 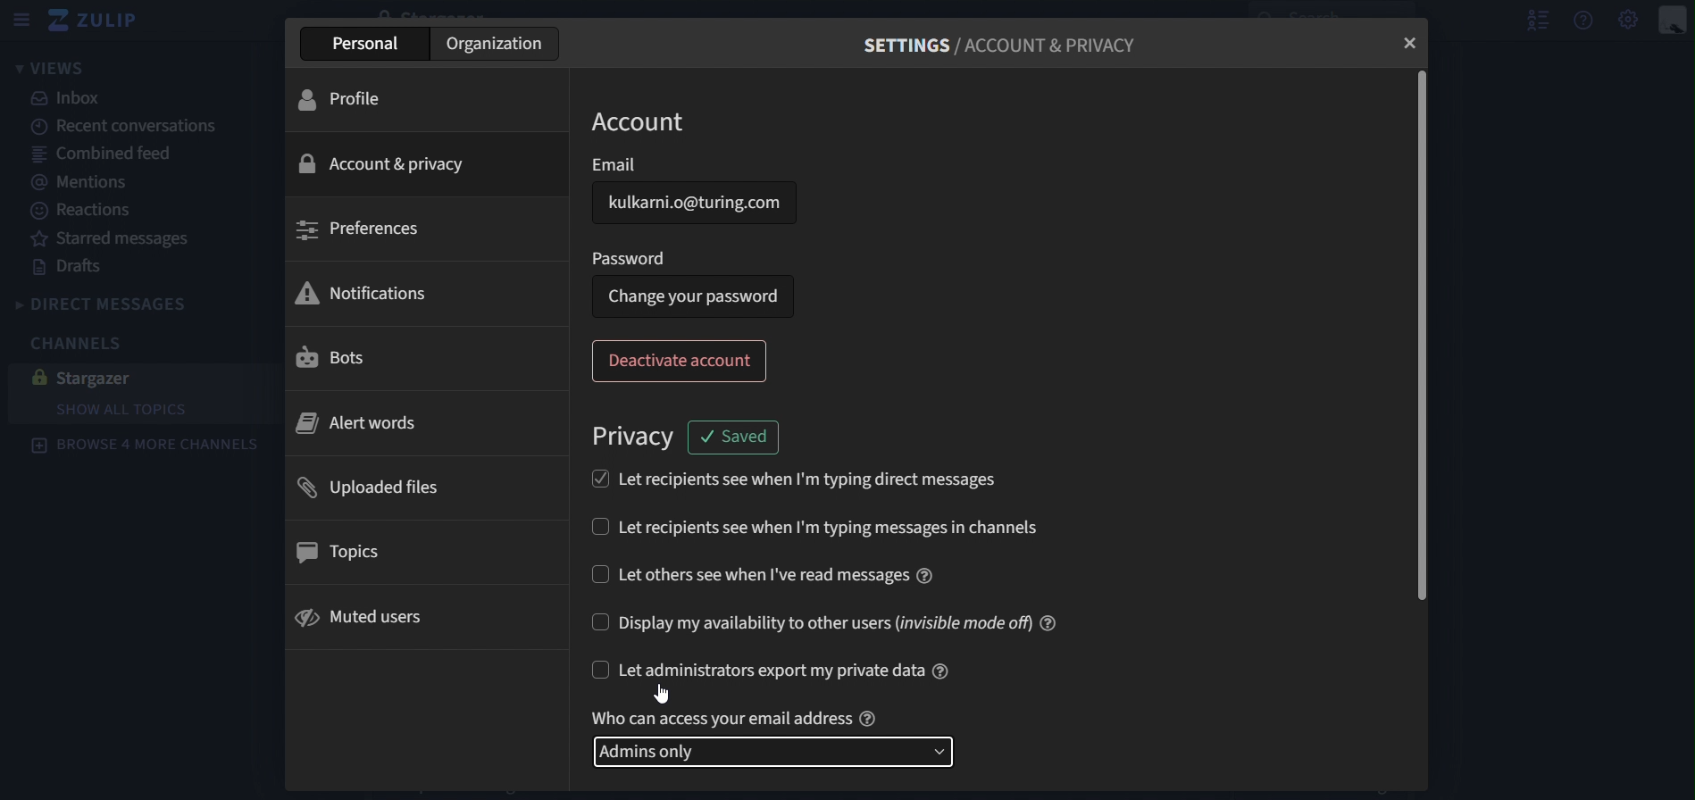 I want to click on admins only, so click(x=774, y=752).